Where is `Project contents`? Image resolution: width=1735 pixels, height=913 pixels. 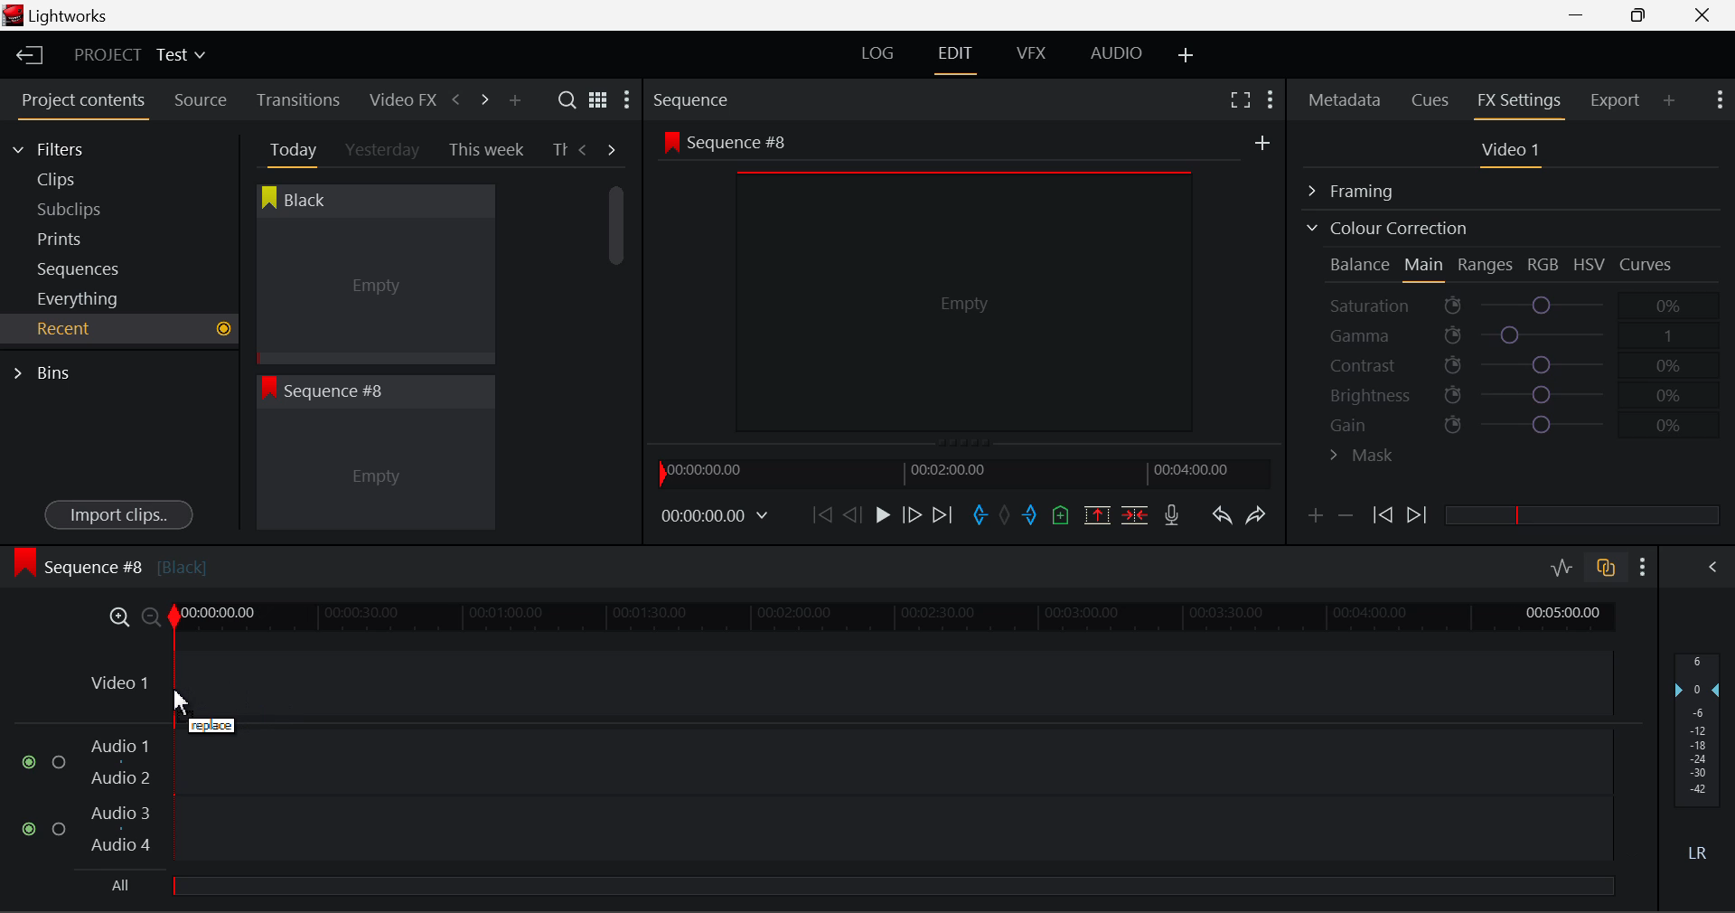
Project contents is located at coordinates (82, 104).